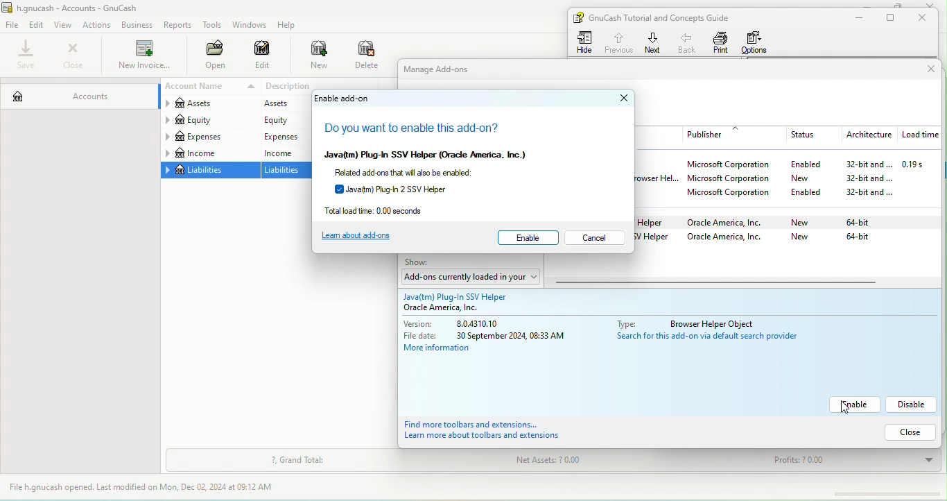  I want to click on architecture, so click(867, 135).